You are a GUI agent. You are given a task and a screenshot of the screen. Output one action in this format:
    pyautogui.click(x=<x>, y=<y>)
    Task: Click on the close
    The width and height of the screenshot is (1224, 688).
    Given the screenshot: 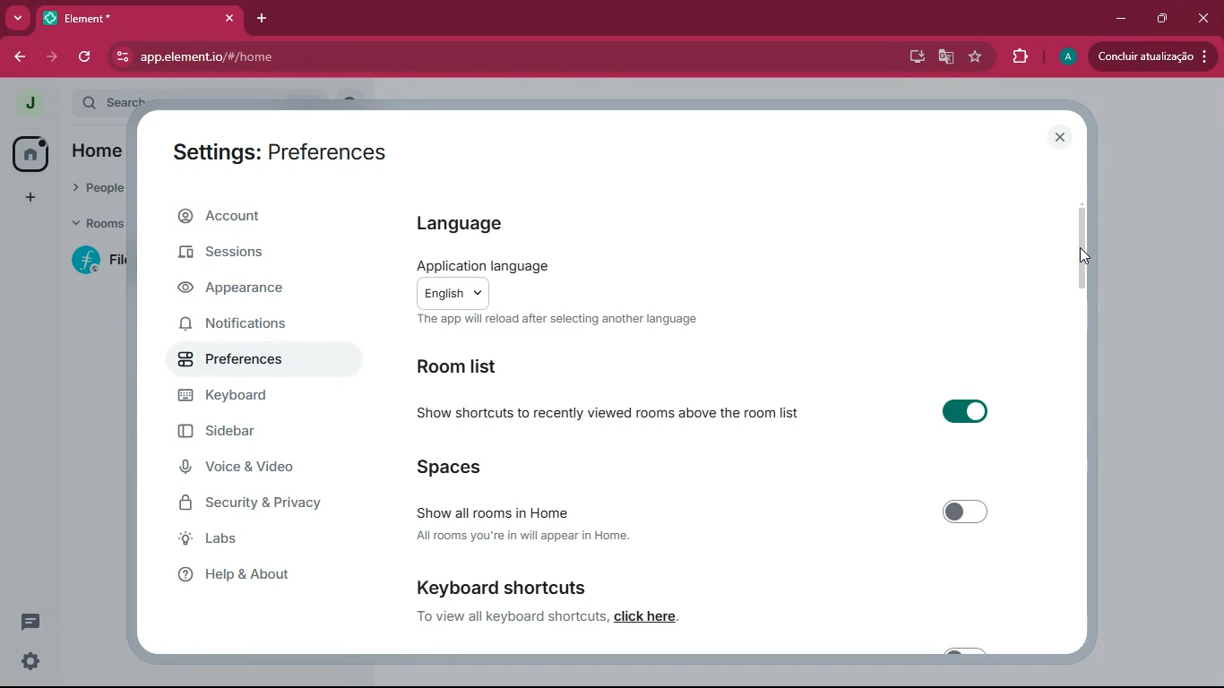 What is the action you would take?
    pyautogui.click(x=1202, y=18)
    